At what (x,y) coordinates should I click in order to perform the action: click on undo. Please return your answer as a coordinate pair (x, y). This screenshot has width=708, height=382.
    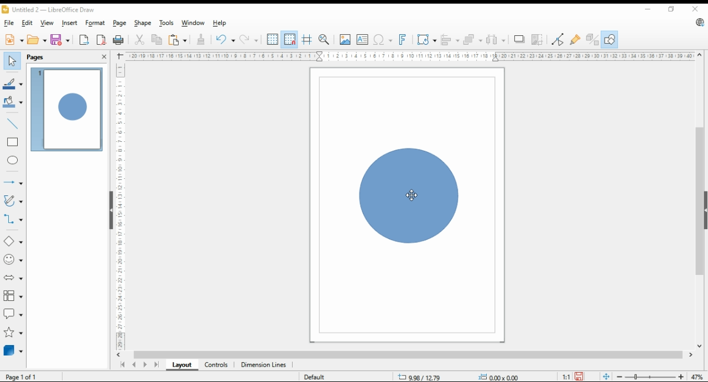
    Looking at the image, I should click on (225, 40).